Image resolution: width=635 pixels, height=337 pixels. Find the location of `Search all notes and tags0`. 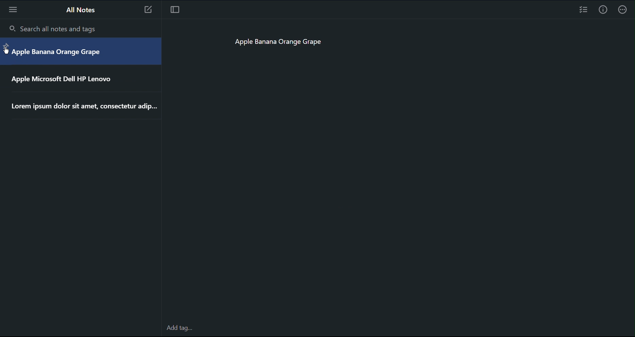

Search all notes and tags0 is located at coordinates (56, 29).